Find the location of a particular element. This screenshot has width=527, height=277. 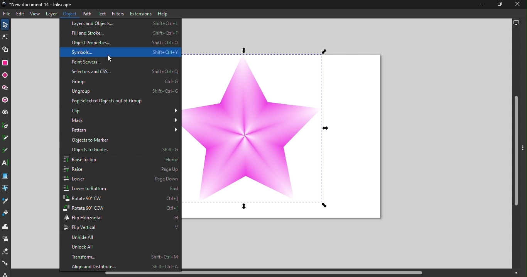

Layers and objects is located at coordinates (121, 24).